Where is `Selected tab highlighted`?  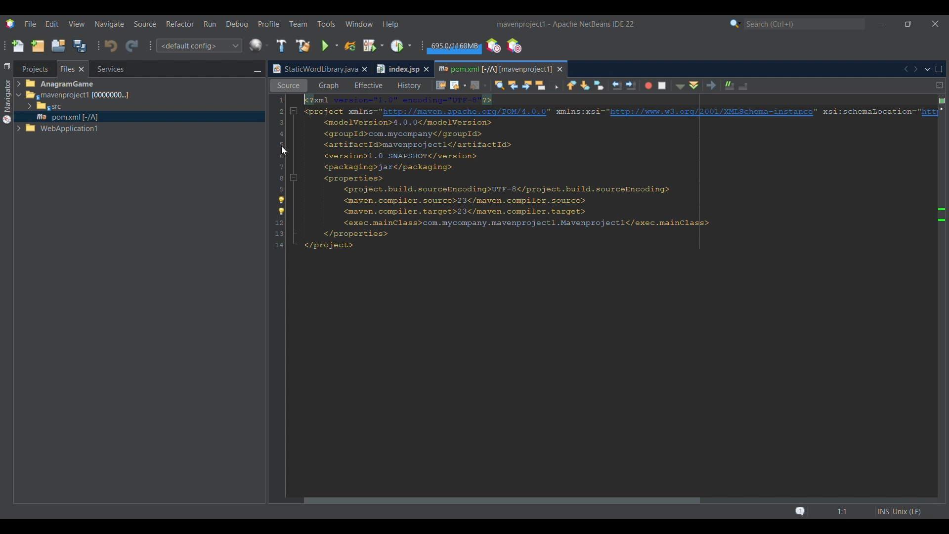 Selected tab highlighted is located at coordinates (183, 94).